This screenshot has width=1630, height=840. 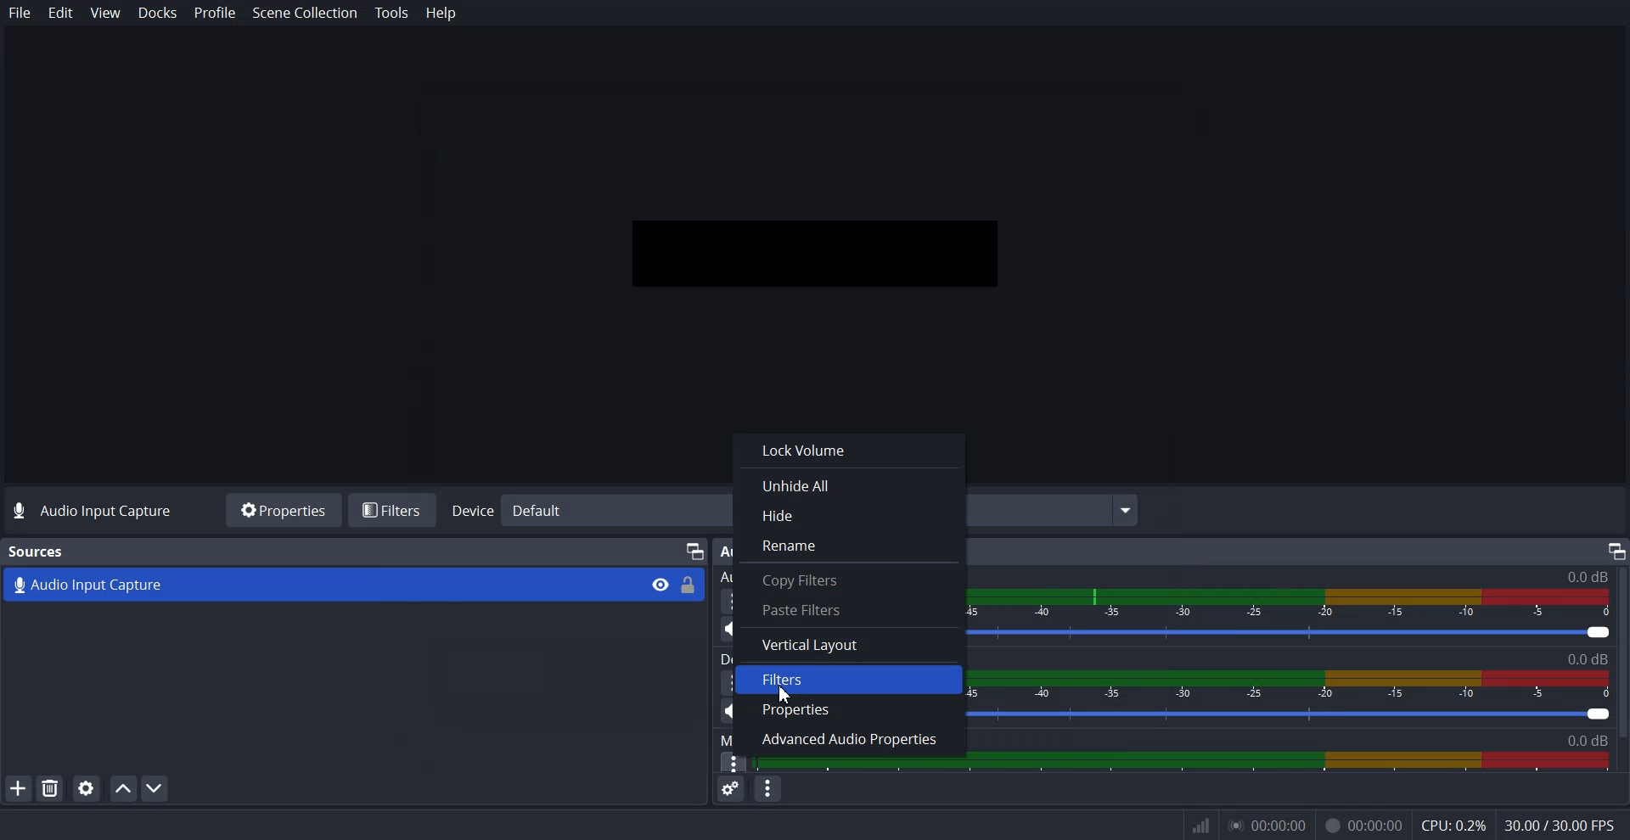 I want to click on View, so click(x=656, y=585).